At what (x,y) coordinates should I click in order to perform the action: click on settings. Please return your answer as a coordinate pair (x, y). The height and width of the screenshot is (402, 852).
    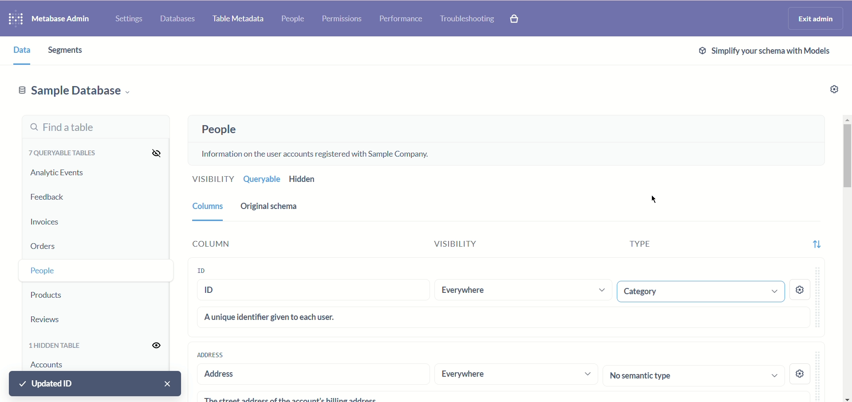
    Looking at the image, I should click on (831, 91).